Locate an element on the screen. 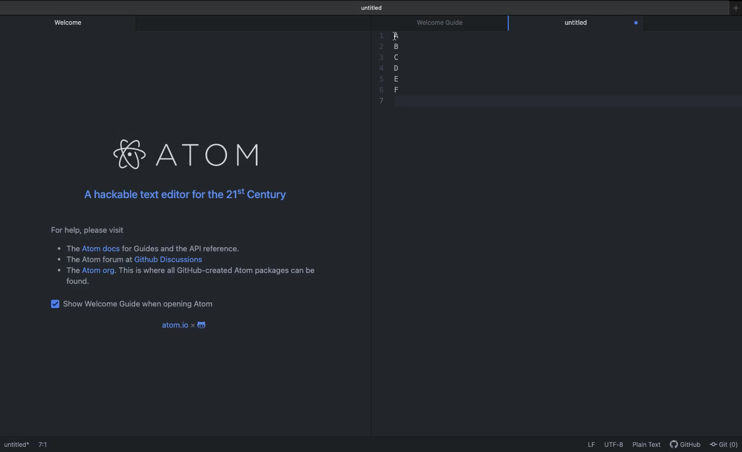 The image size is (742, 452). Welcome guide is located at coordinates (29, 444).